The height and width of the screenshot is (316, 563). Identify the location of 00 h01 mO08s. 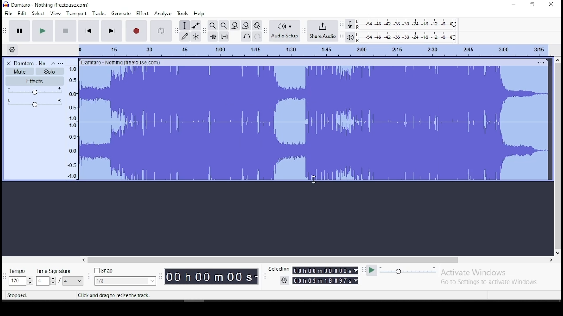
(208, 277).